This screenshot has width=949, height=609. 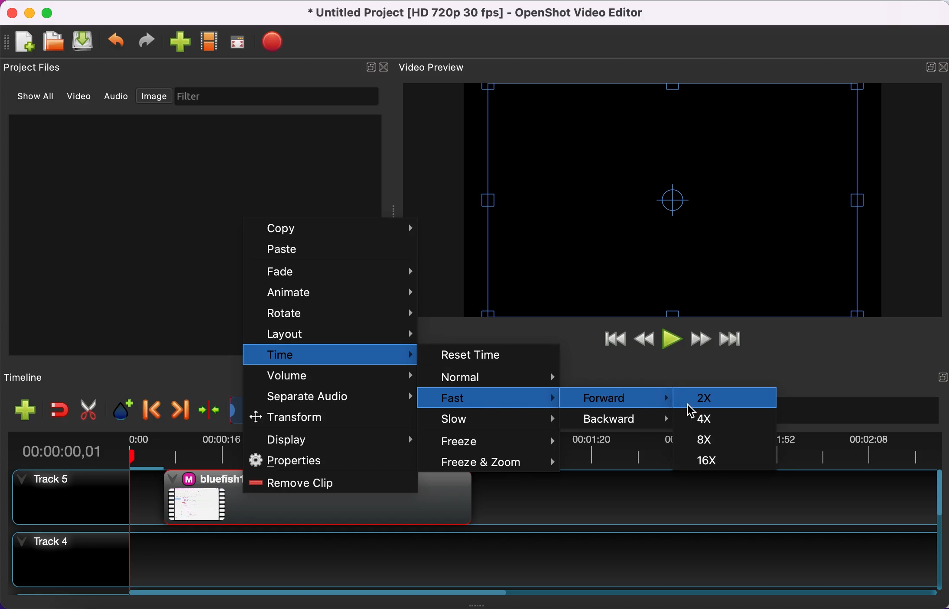 What do you see at coordinates (724, 399) in the screenshot?
I see `2x selected` at bounding box center [724, 399].